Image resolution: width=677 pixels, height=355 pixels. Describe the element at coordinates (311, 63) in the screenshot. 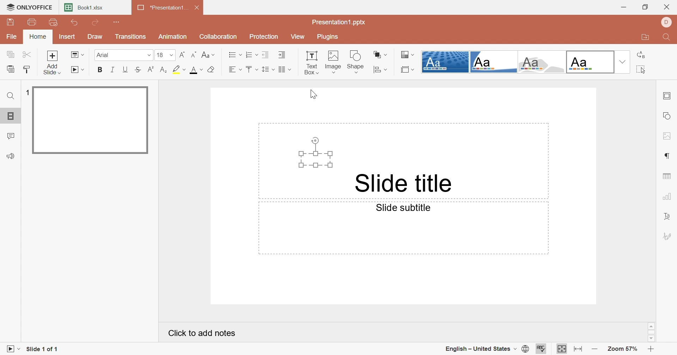

I see `Text Box` at that location.